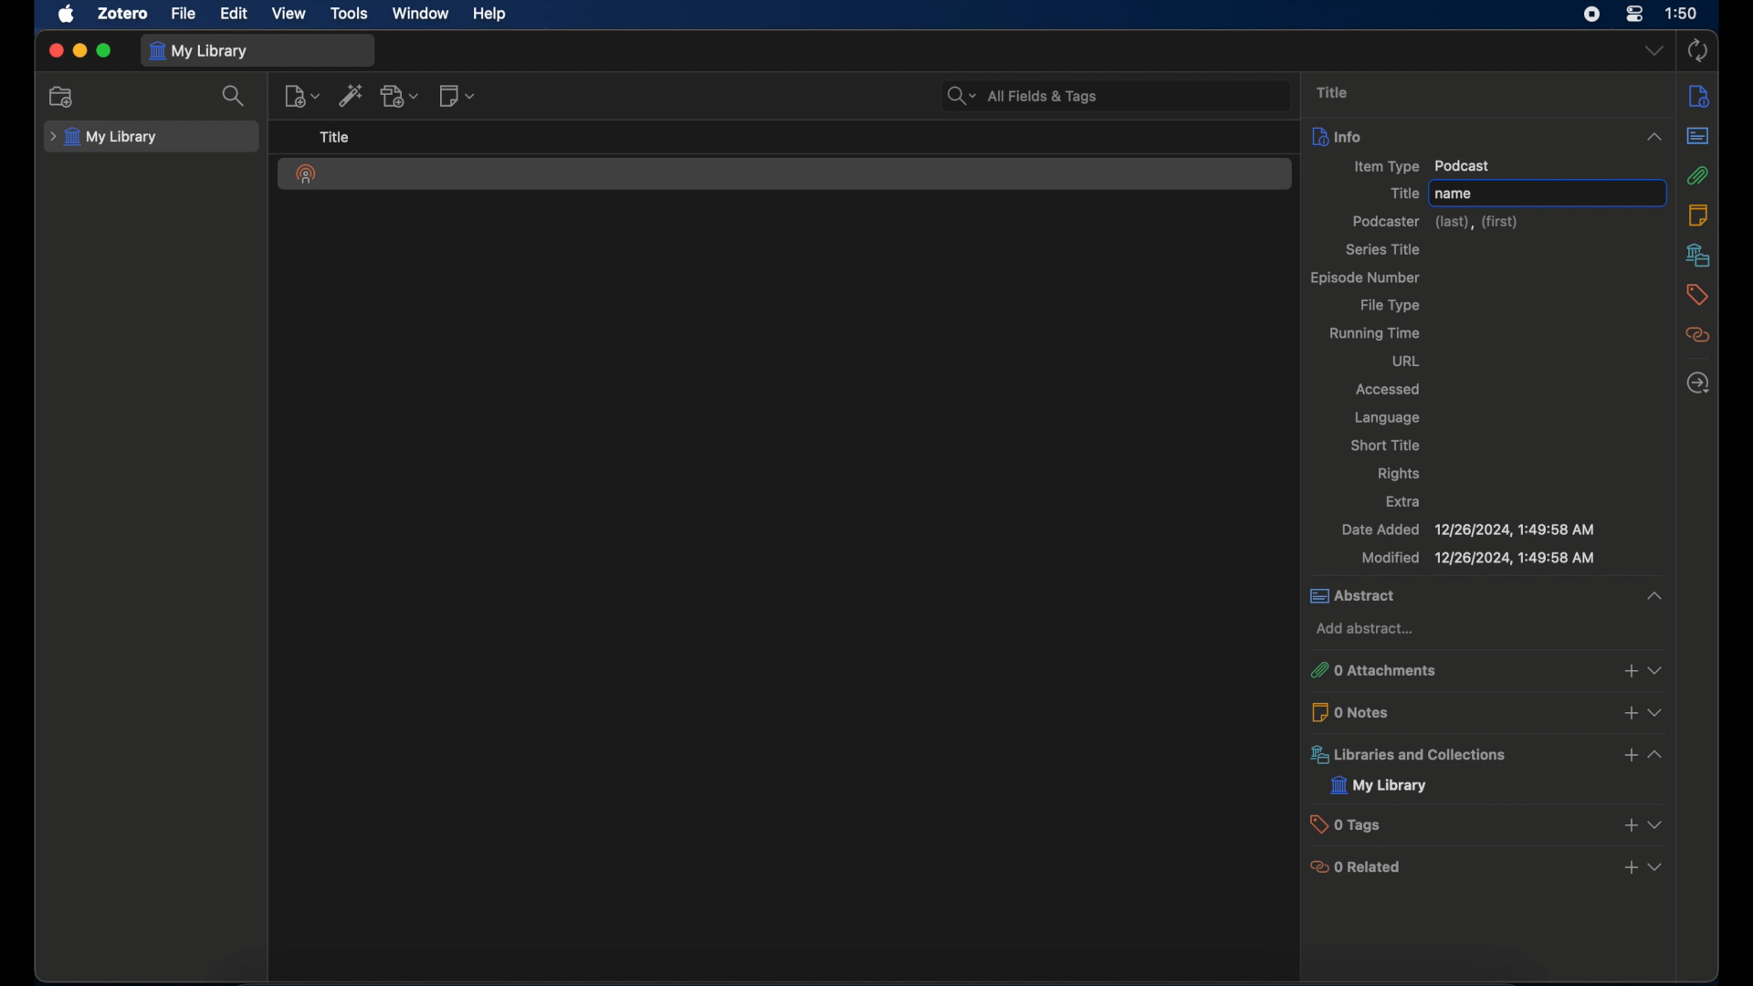 Image resolution: width=1753 pixels, height=986 pixels. Describe the element at coordinates (55, 50) in the screenshot. I see `close` at that location.